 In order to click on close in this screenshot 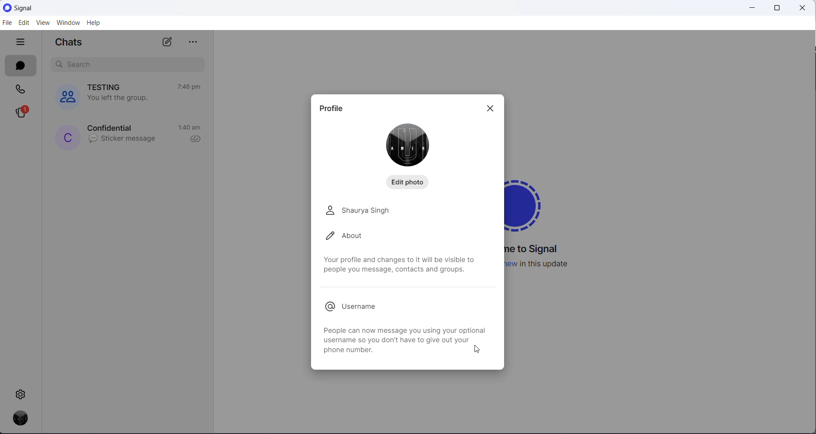, I will do `click(492, 110)`.